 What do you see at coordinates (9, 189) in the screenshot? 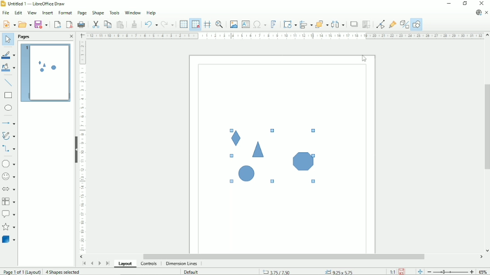
I see `Block arrows` at bounding box center [9, 189].